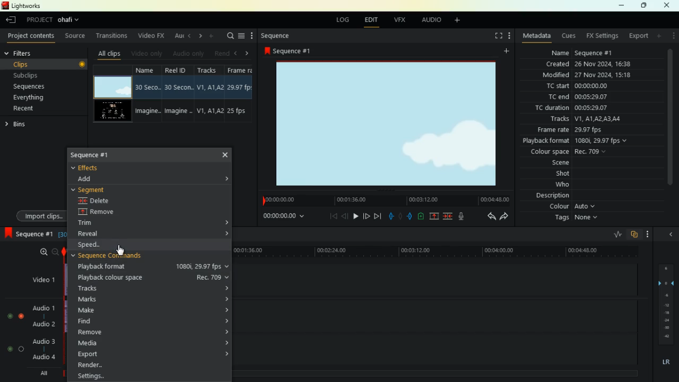 Image resolution: width=679 pixels, height=382 pixels. Describe the element at coordinates (576, 109) in the screenshot. I see `tc duration` at that location.